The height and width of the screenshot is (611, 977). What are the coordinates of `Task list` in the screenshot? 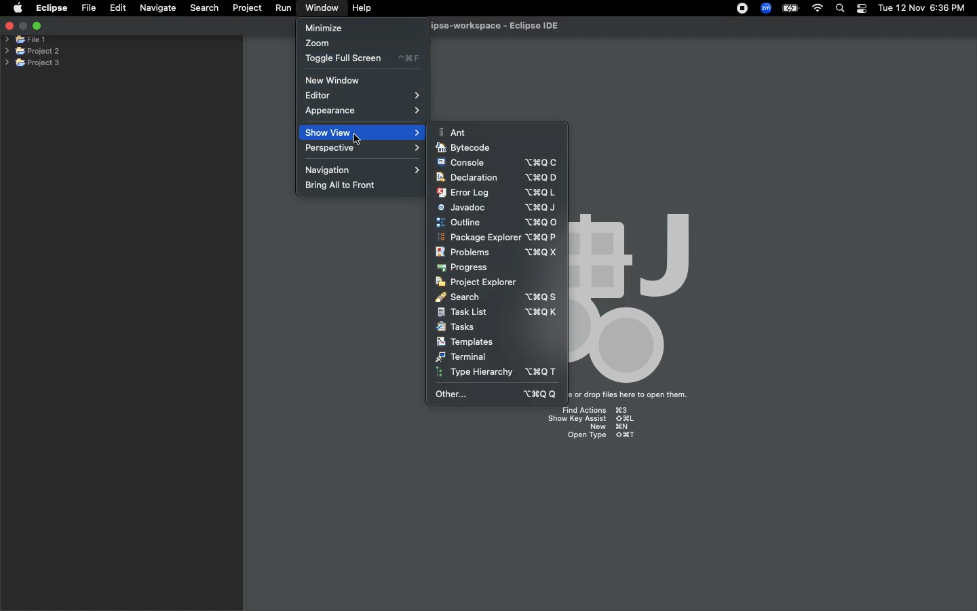 It's located at (497, 312).